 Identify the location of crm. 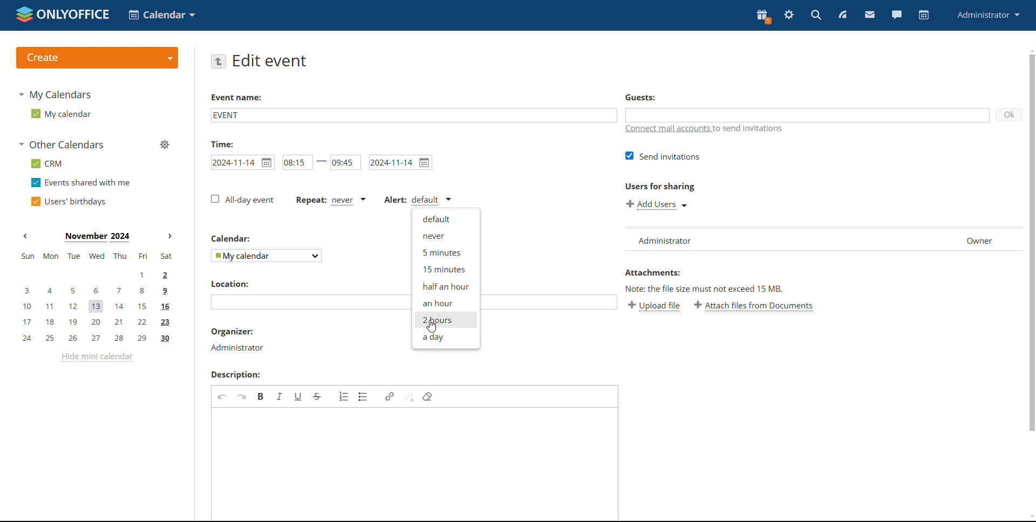
(45, 164).